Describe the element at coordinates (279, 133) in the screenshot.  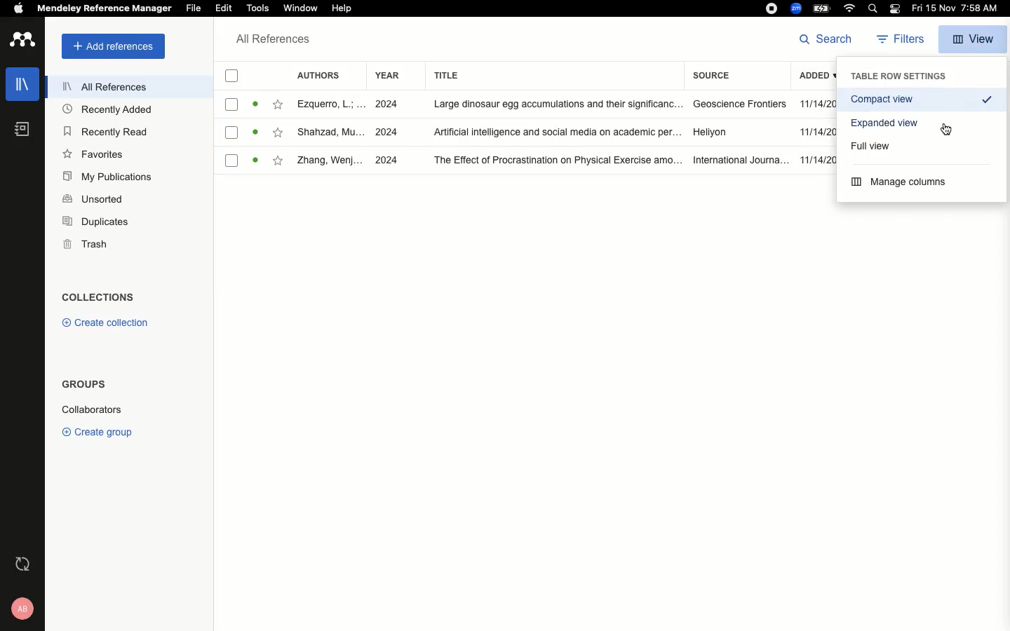
I see `Favorites` at that location.